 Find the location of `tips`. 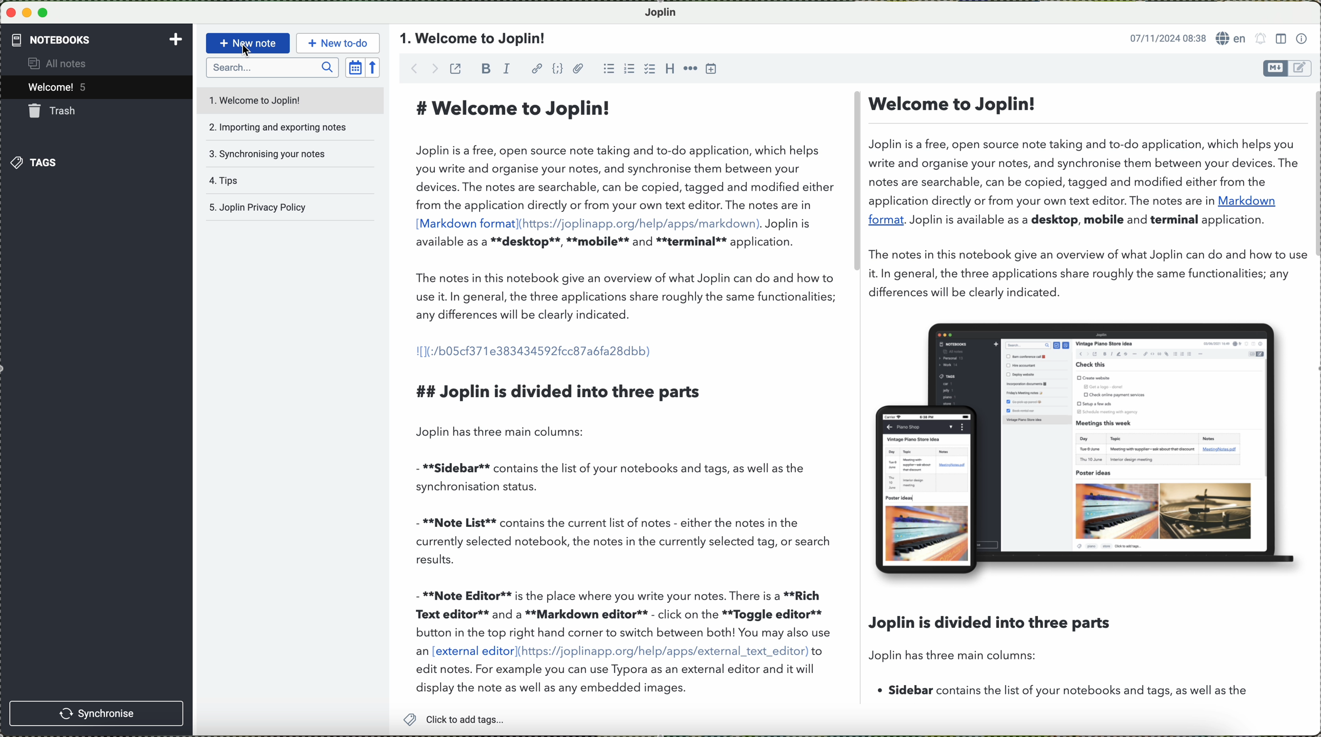

tips is located at coordinates (274, 181).